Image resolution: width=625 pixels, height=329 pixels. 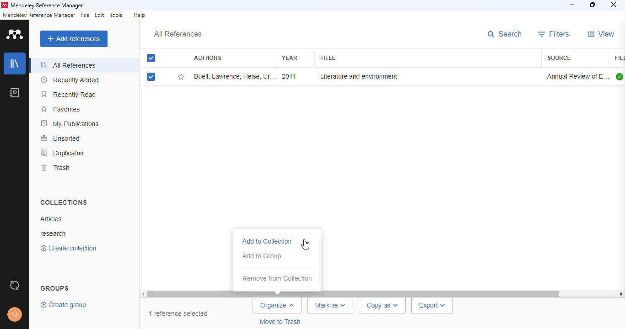 What do you see at coordinates (355, 293) in the screenshot?
I see `horizontal scroll bar` at bounding box center [355, 293].